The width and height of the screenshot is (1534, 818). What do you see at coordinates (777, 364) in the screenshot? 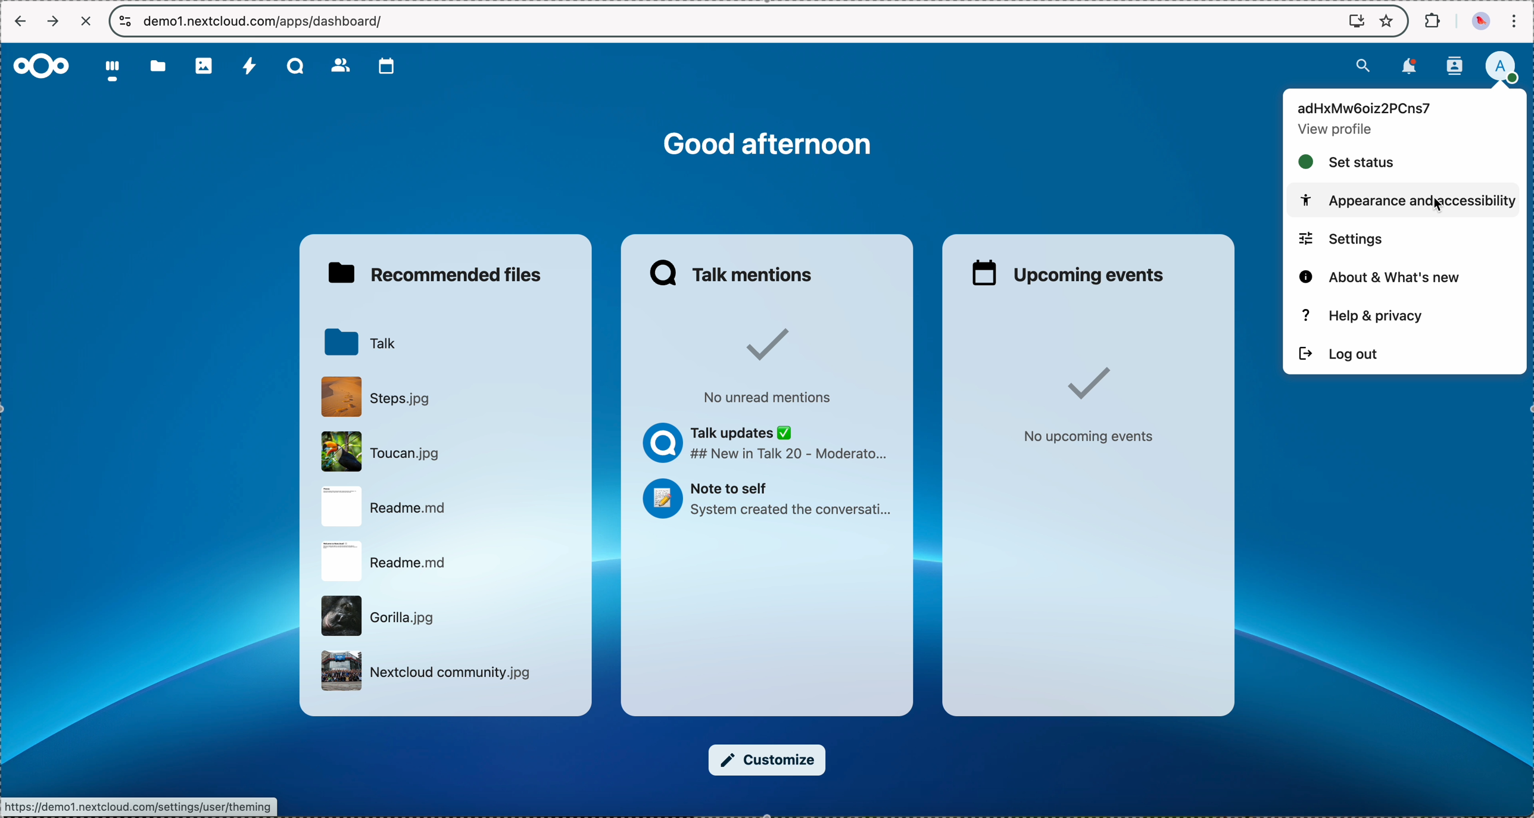
I see `no unread mentions` at bounding box center [777, 364].